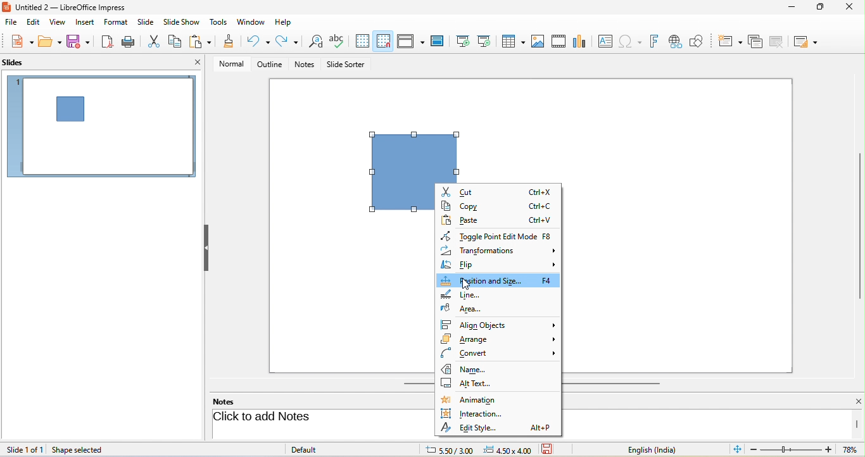  What do you see at coordinates (498, 353) in the screenshot?
I see `convert` at bounding box center [498, 353].